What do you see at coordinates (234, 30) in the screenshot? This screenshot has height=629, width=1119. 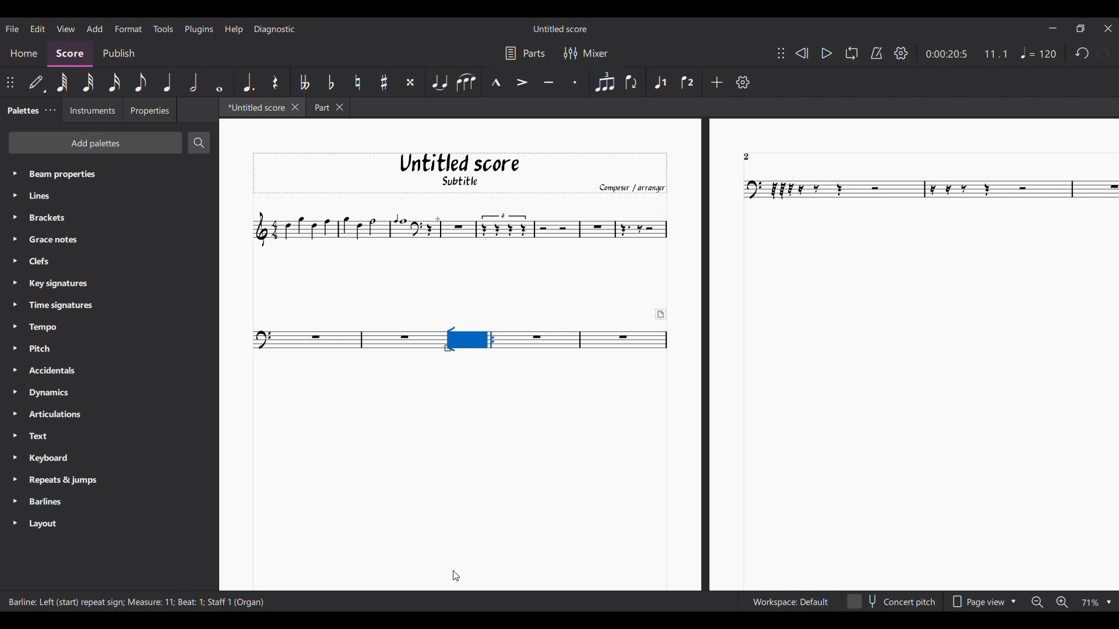 I see `Help menu` at bounding box center [234, 30].